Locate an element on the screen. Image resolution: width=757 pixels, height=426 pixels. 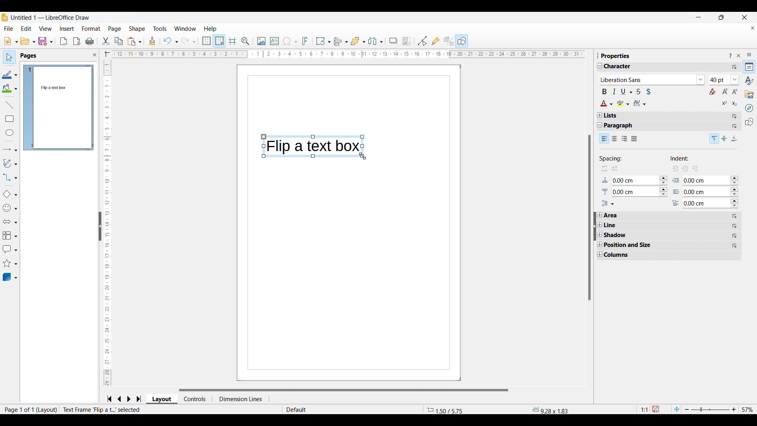
pages is located at coordinates (29, 56).